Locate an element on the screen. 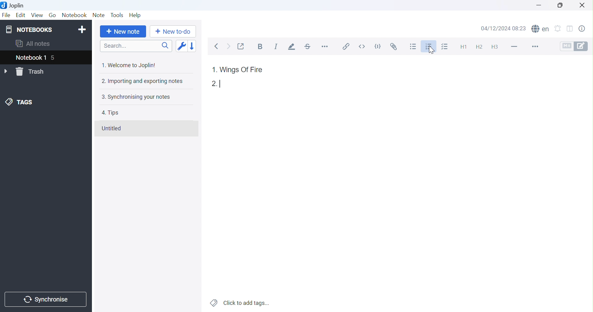 This screenshot has height=312, width=593. Search is located at coordinates (136, 46).